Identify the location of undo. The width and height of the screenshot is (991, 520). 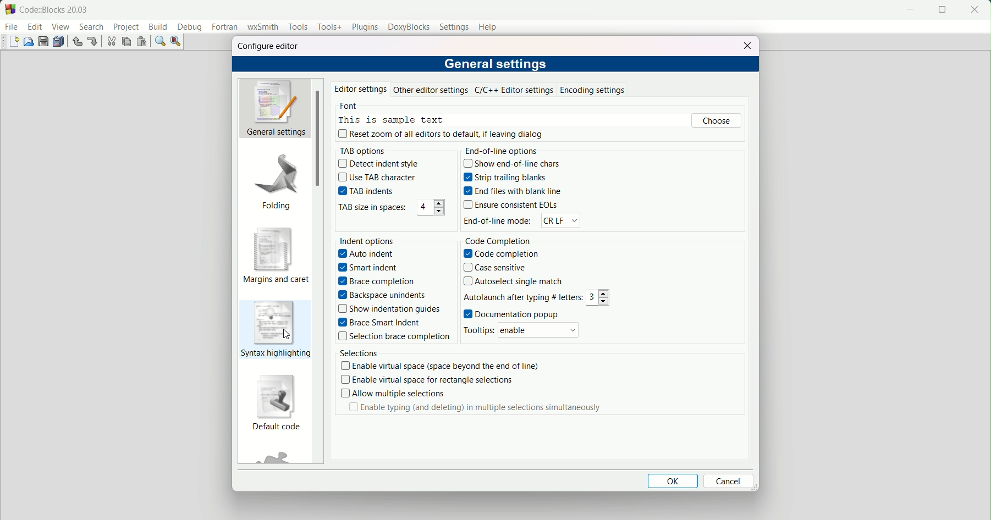
(76, 42).